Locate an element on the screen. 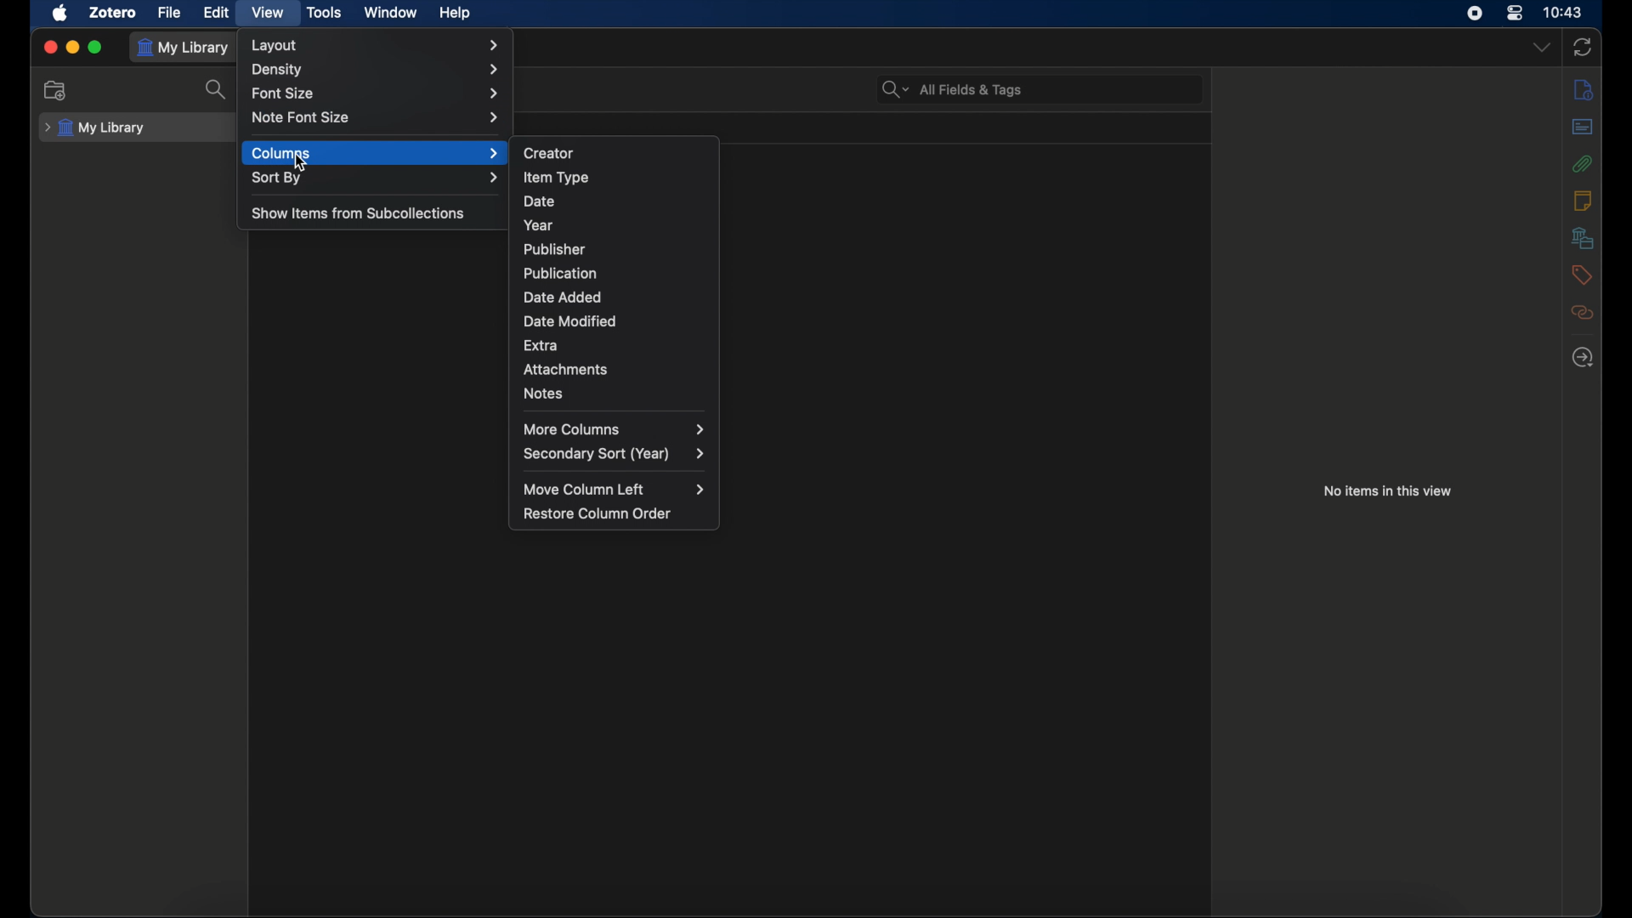  notes is located at coordinates (542, 394).